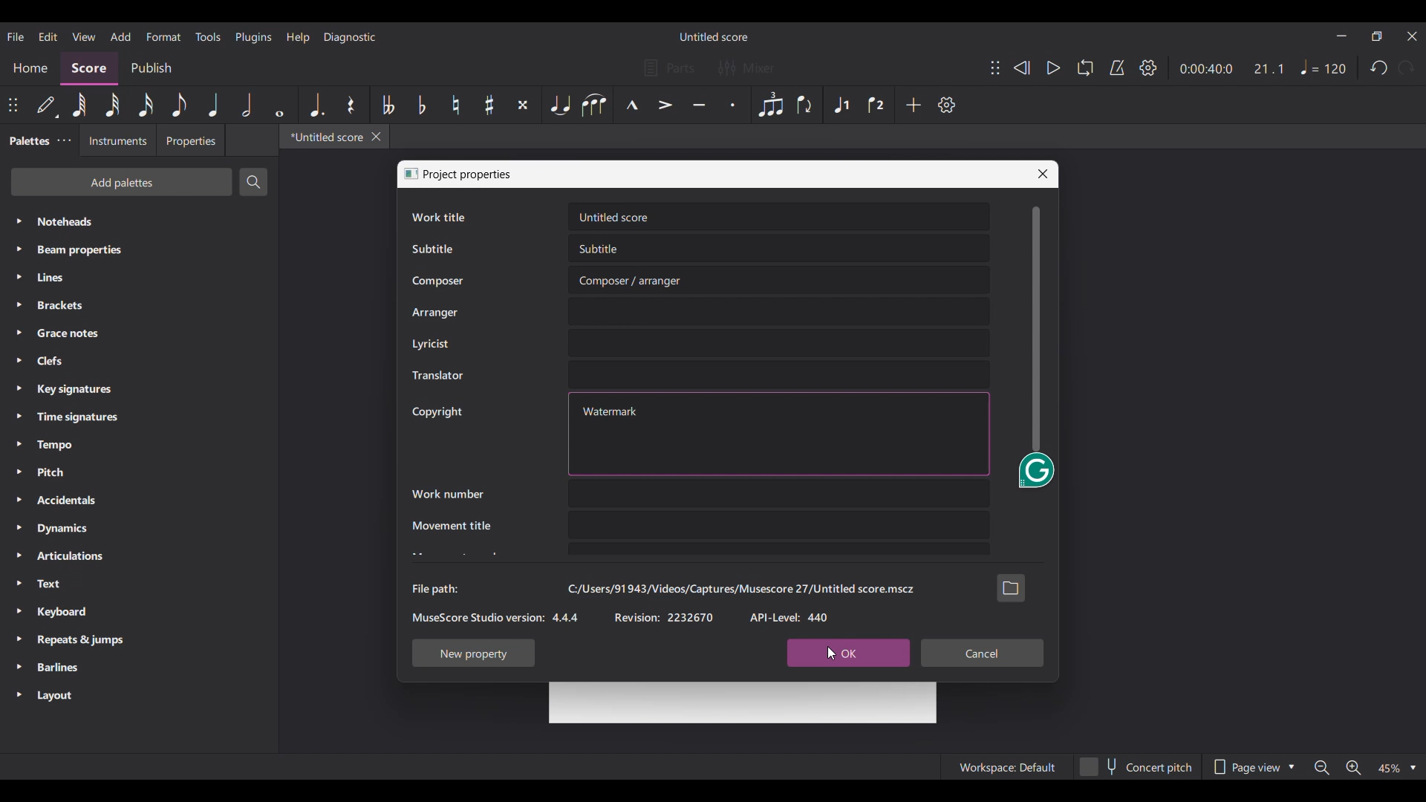 Image resolution: width=1426 pixels, height=802 pixels. Describe the element at coordinates (523, 105) in the screenshot. I see `Toggle double sharp` at that location.